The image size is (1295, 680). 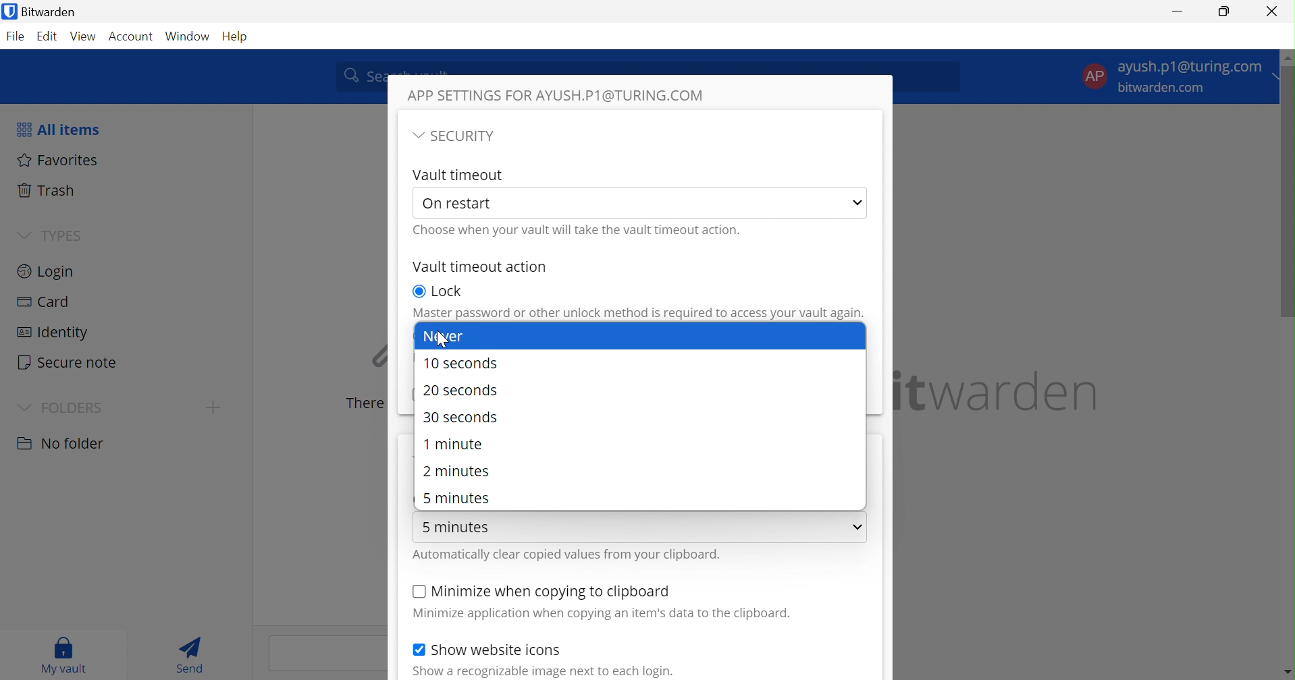 I want to click on My vault, so click(x=60, y=654).